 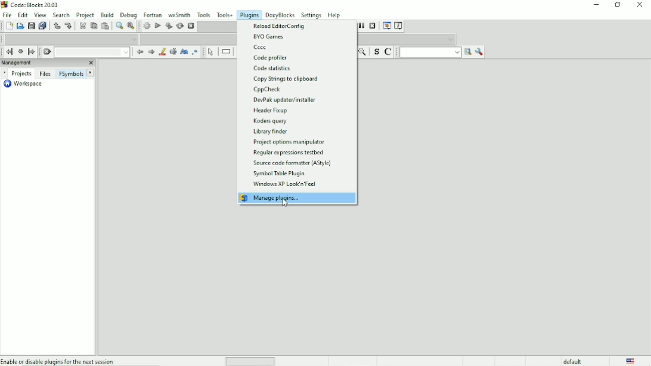 I want to click on Close, so click(x=90, y=63).